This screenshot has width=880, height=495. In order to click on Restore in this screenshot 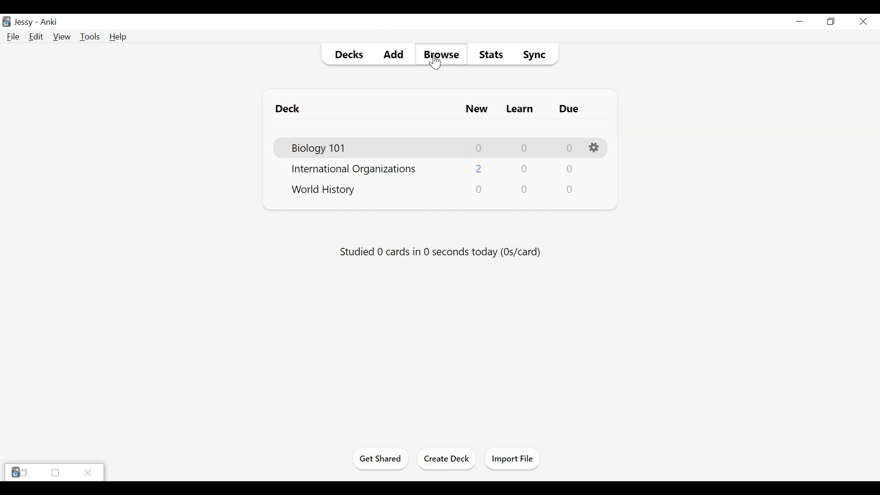, I will do `click(830, 22)`.